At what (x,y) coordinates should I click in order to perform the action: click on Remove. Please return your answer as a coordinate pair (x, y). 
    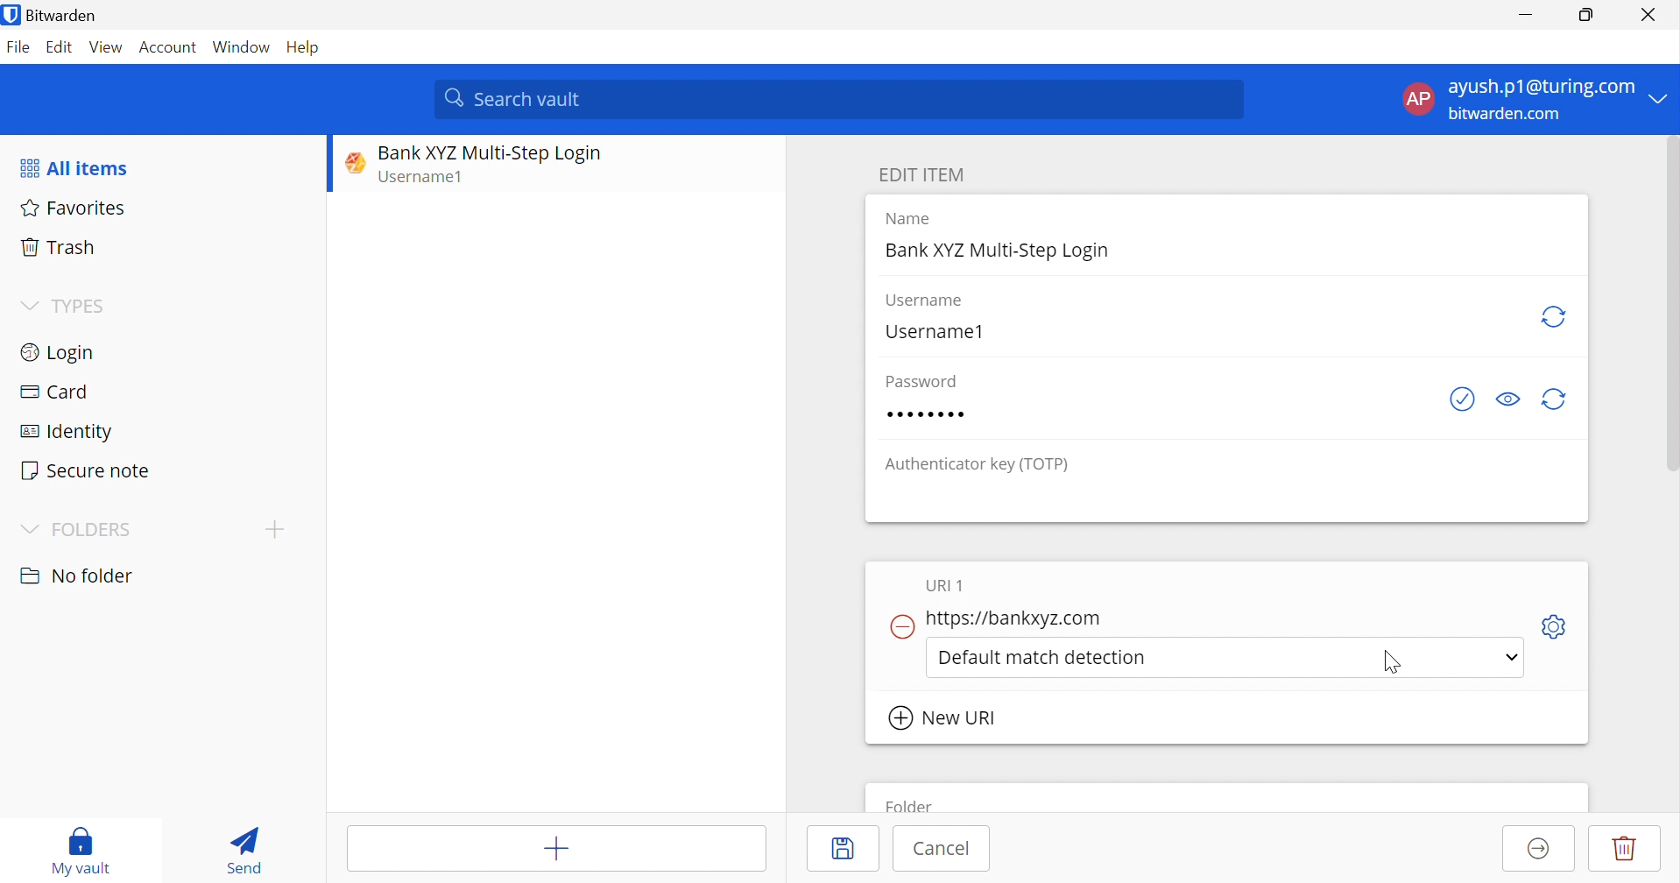
    Looking at the image, I should click on (900, 627).